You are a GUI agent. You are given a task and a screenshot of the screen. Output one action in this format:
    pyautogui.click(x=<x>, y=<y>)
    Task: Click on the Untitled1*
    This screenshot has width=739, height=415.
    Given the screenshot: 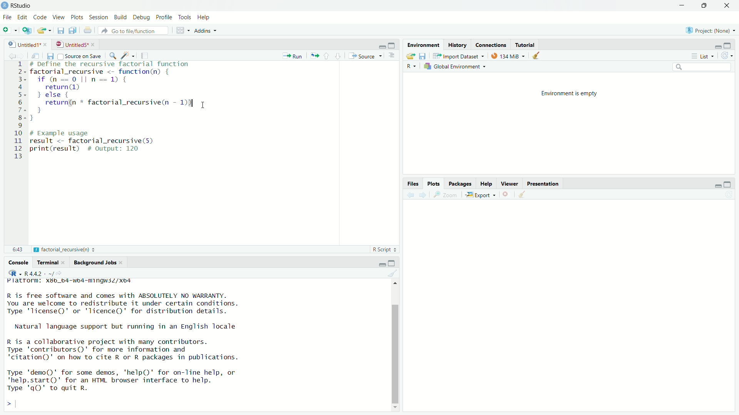 What is the action you would take?
    pyautogui.click(x=25, y=44)
    